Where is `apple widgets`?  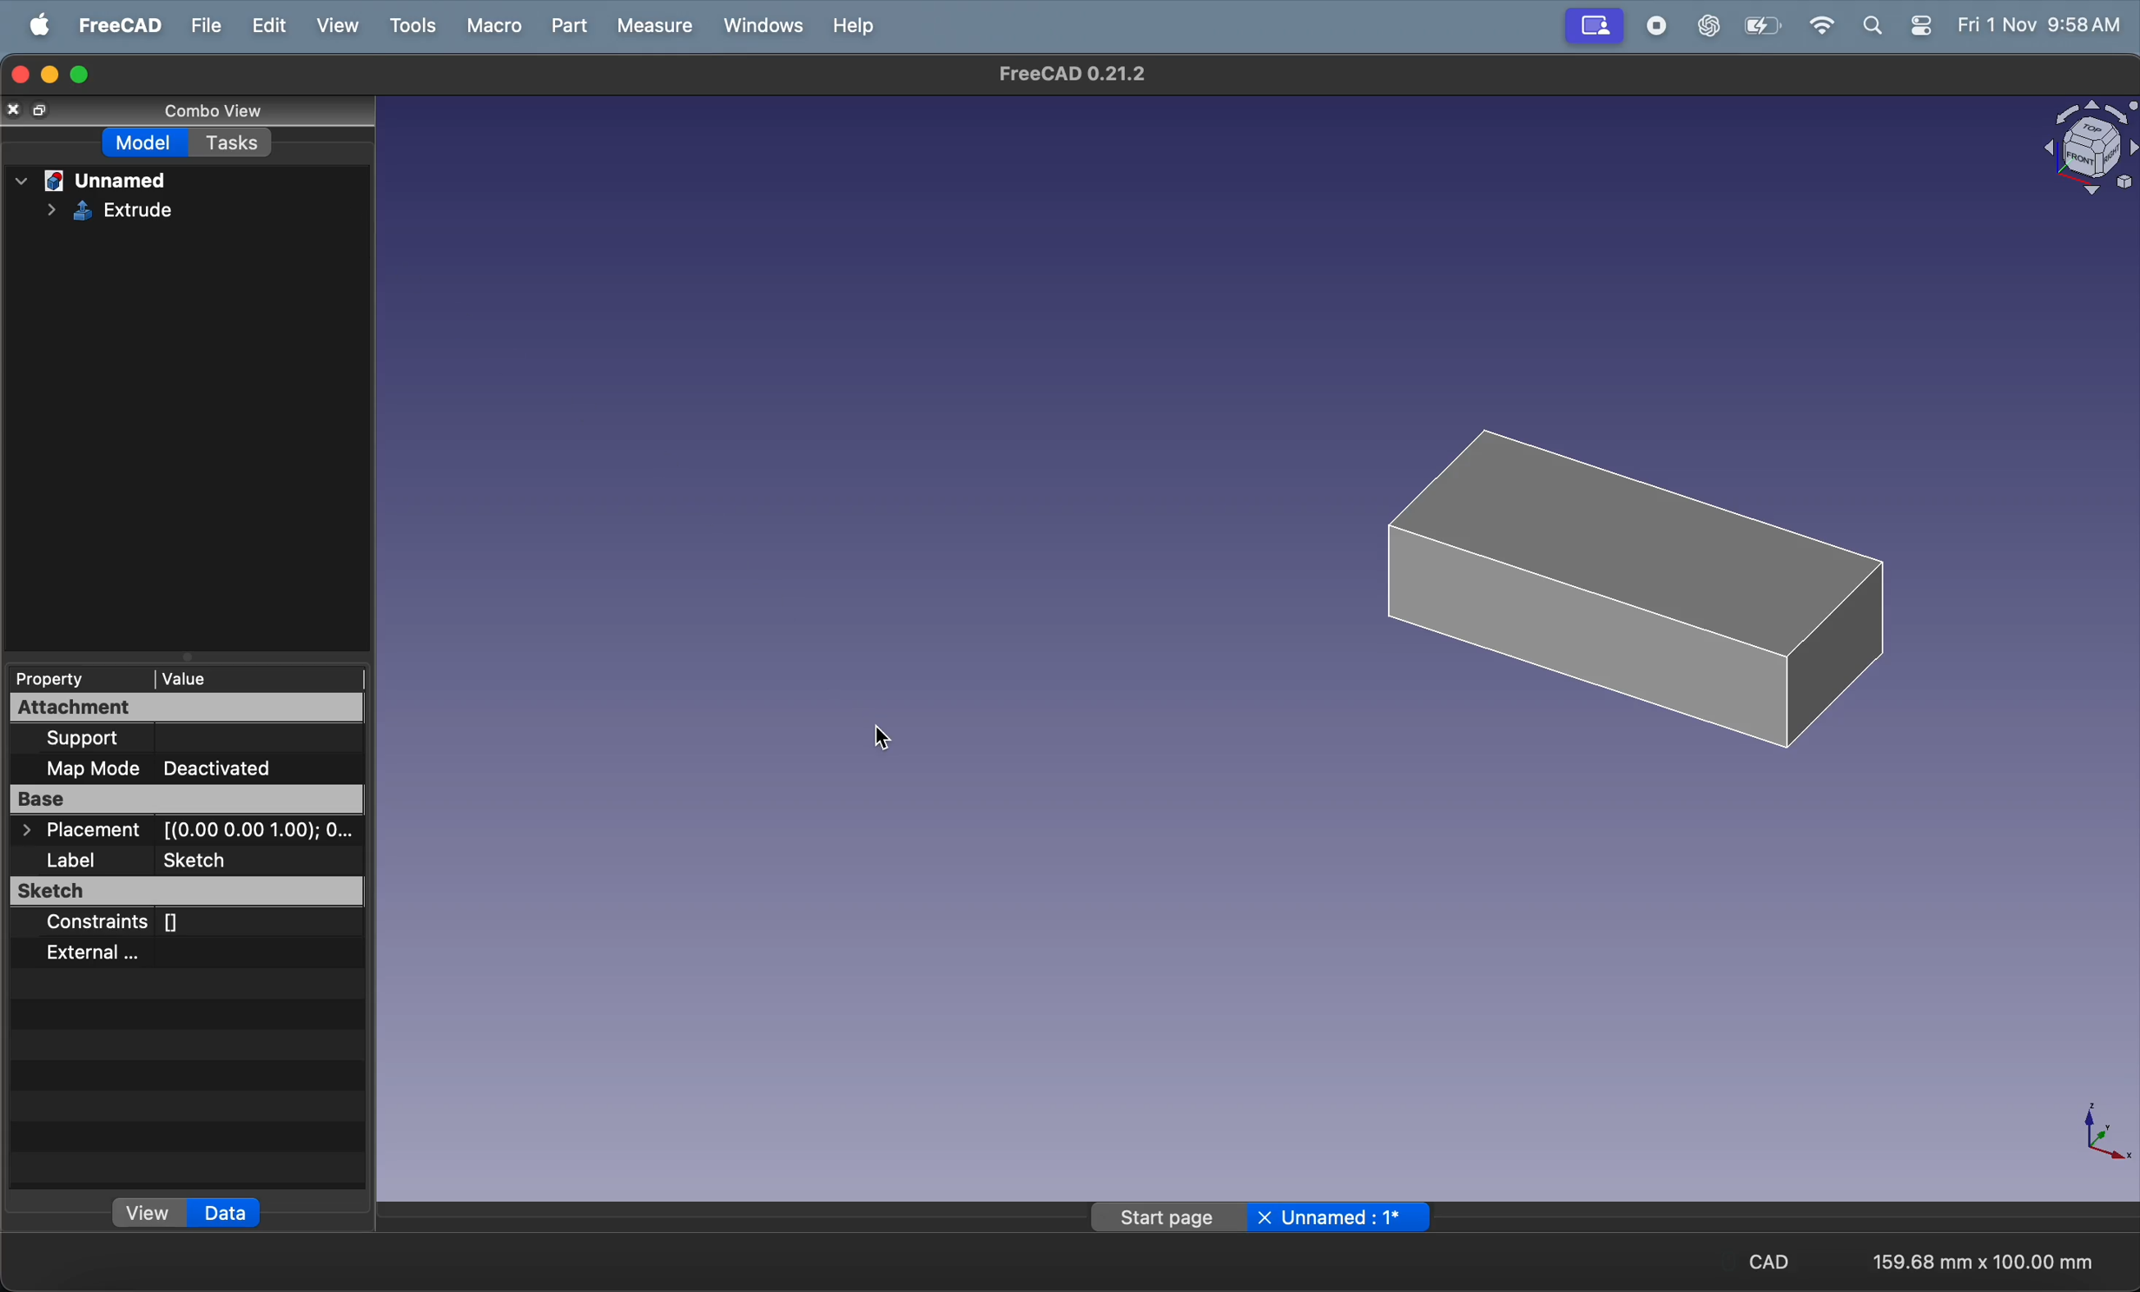 apple widgets is located at coordinates (1896, 25).